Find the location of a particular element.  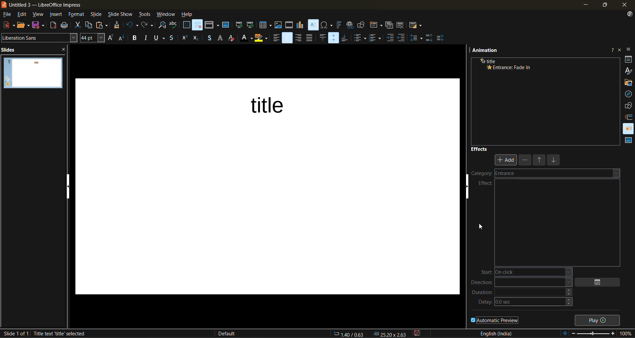

edit is located at coordinates (23, 14).